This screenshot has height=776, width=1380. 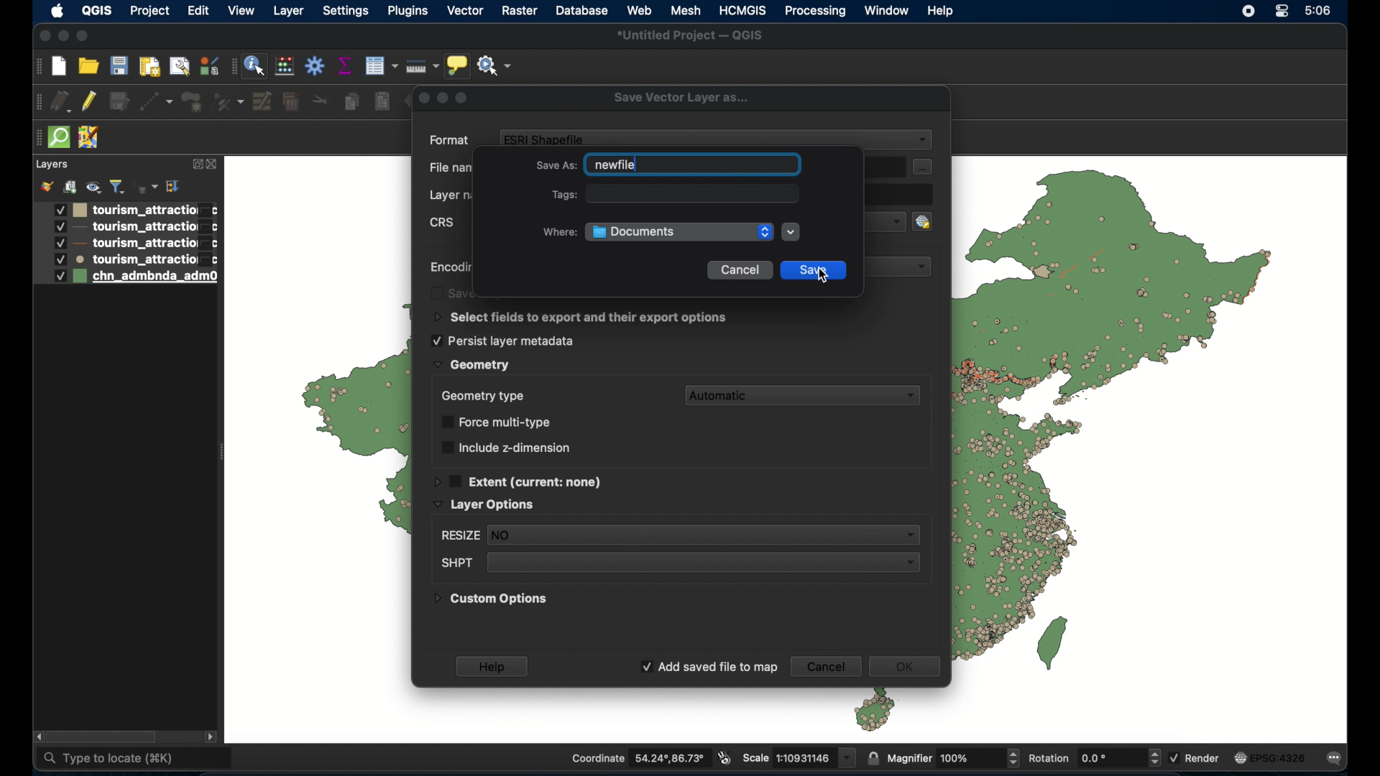 What do you see at coordinates (198, 12) in the screenshot?
I see `edit` at bounding box center [198, 12].